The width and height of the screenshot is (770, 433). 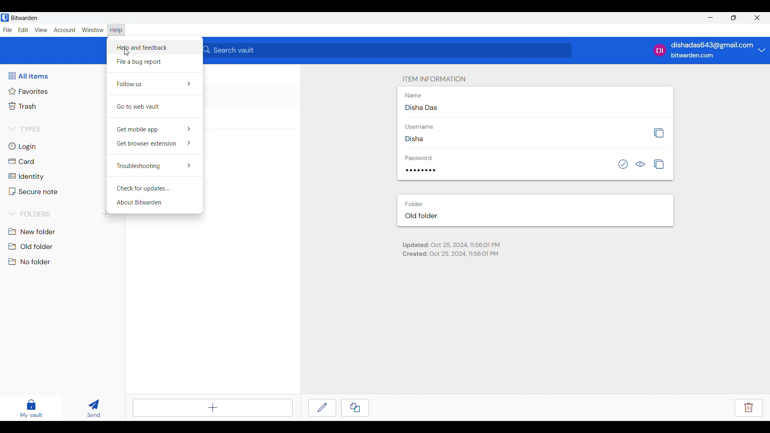 I want to click on File a bug report, so click(x=155, y=62).